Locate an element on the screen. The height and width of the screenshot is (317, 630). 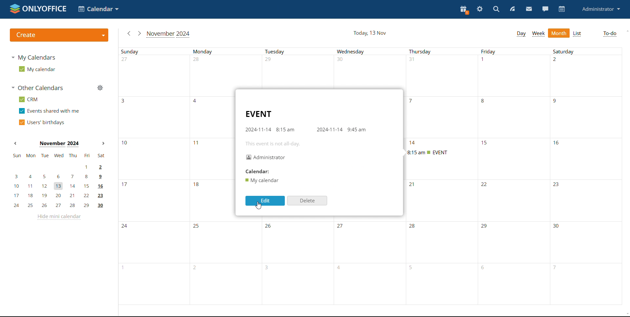
current month is located at coordinates (58, 144).